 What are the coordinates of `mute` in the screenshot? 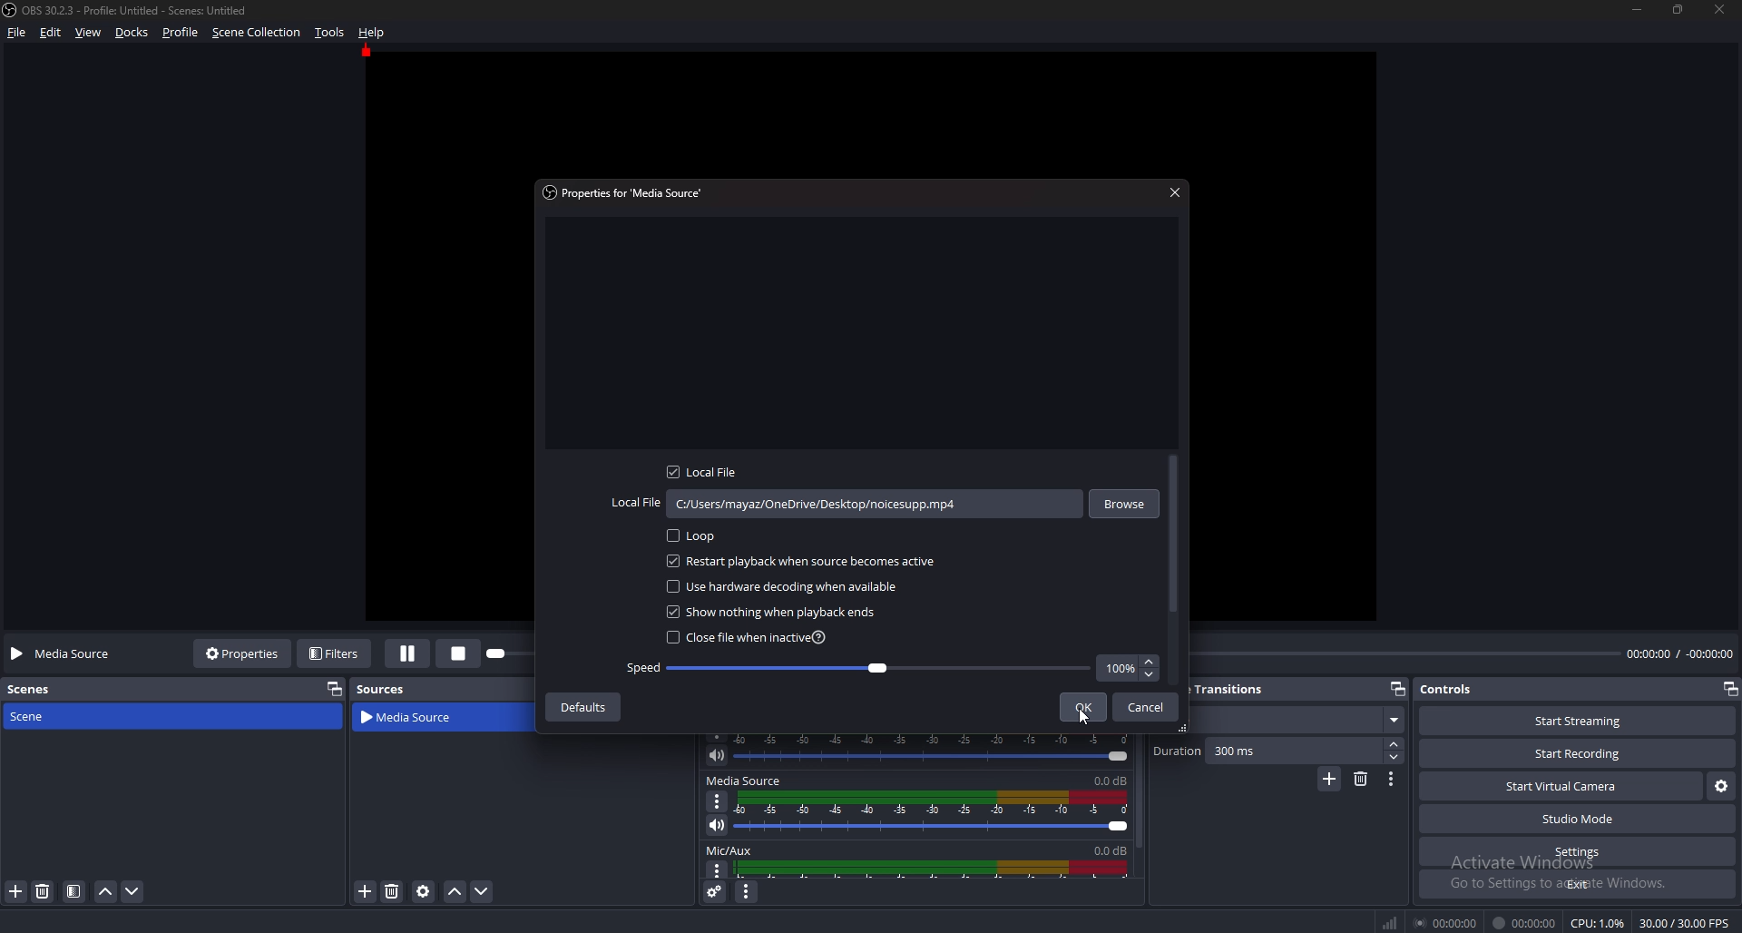 It's located at (717, 755).